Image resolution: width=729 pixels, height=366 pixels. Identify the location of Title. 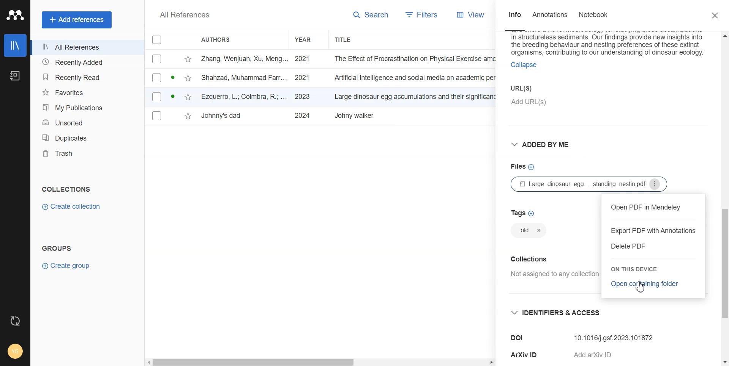
(345, 39).